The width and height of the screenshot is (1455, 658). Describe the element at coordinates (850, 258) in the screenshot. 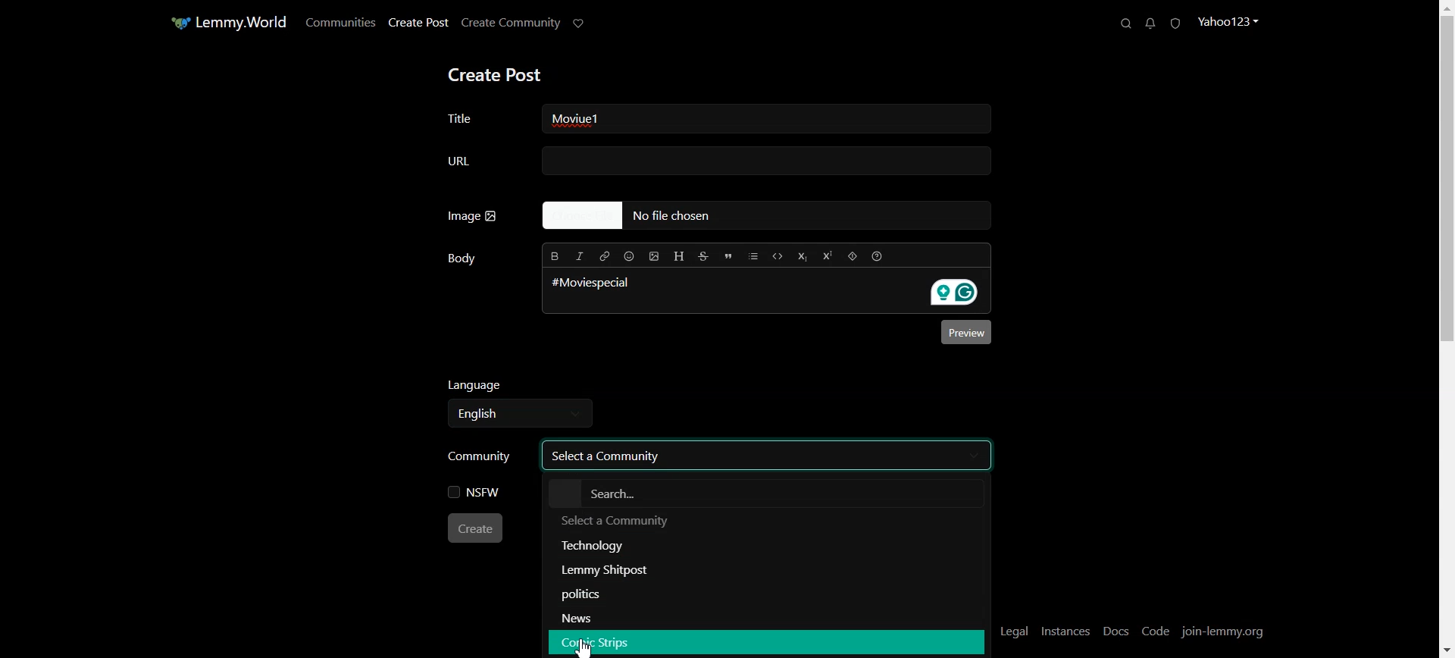

I see `Spoiler` at that location.